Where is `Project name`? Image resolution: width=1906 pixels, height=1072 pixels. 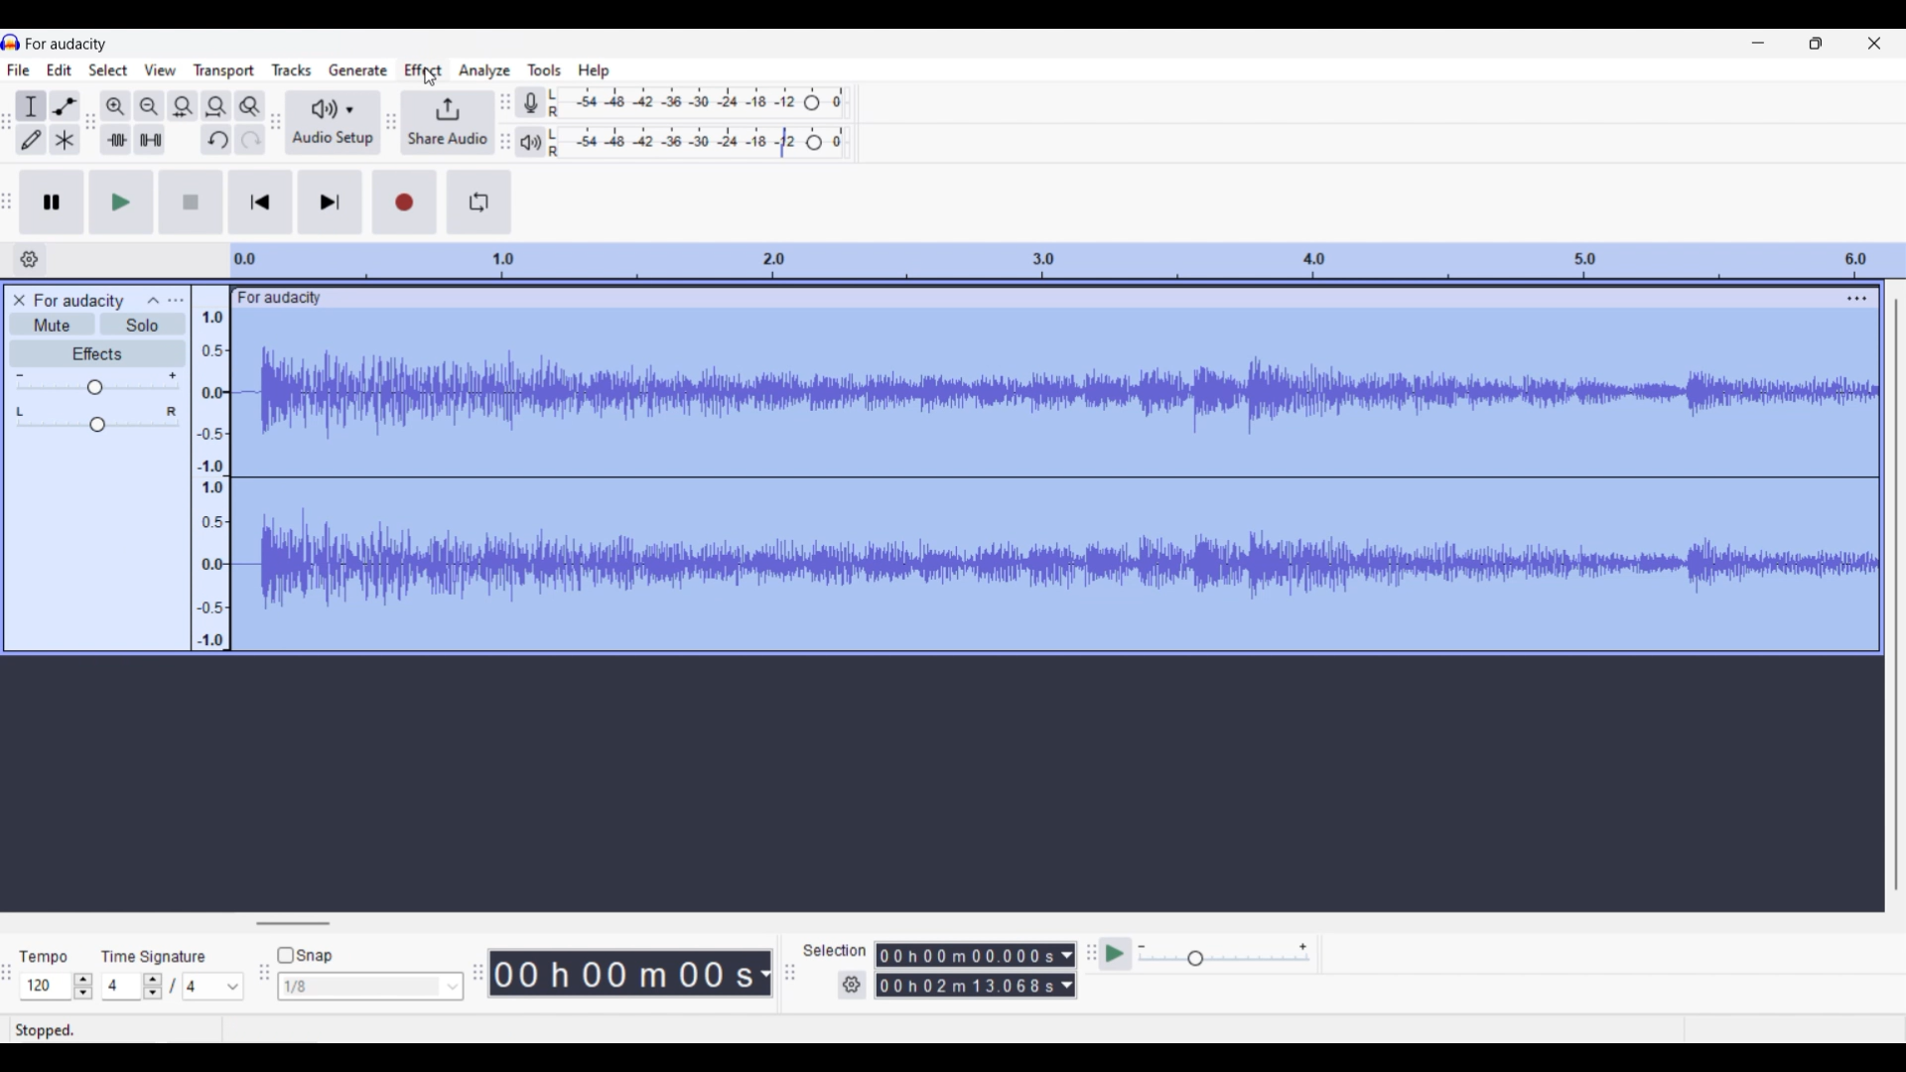 Project name is located at coordinates (66, 45).